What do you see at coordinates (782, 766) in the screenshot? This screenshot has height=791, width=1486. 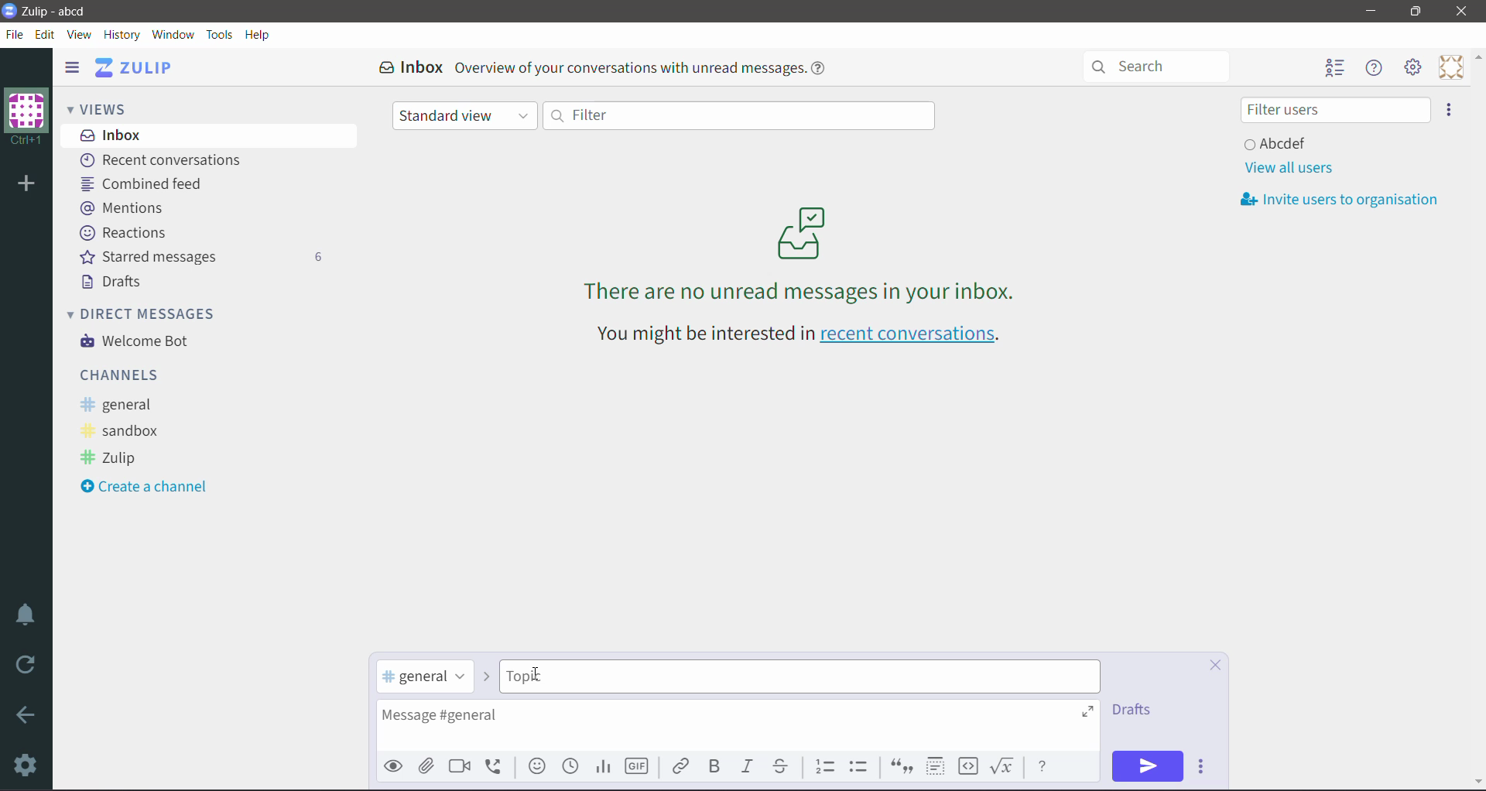 I see `Strikethrough` at bounding box center [782, 766].